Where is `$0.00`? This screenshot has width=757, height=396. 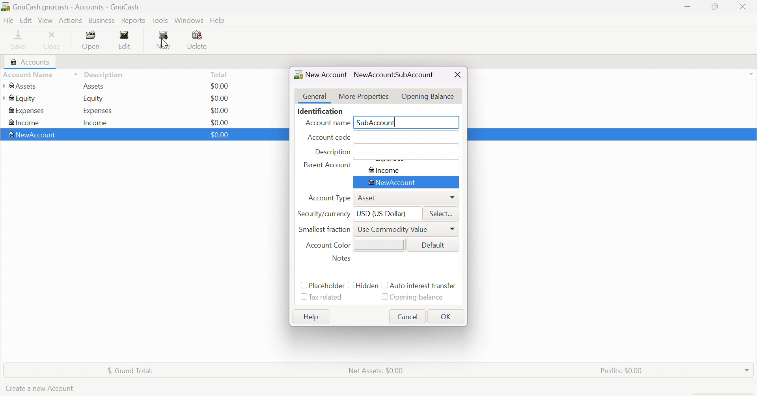 $0.00 is located at coordinates (220, 98).